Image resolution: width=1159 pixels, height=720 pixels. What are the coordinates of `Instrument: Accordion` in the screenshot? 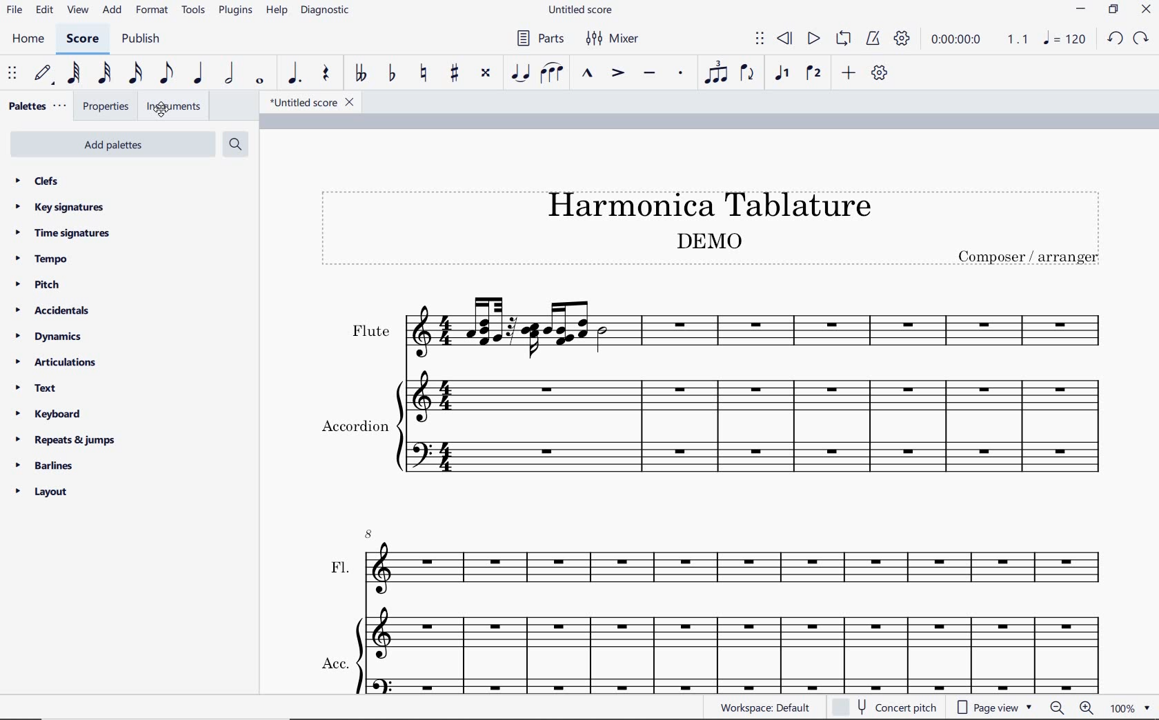 It's located at (715, 426).